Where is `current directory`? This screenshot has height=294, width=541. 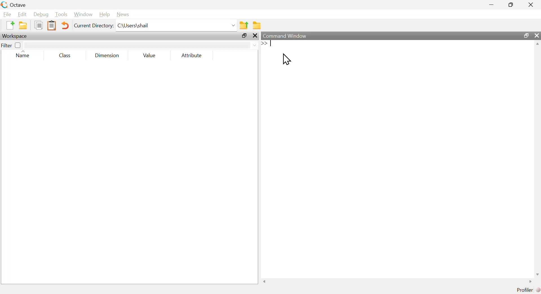 current directory is located at coordinates (94, 26).